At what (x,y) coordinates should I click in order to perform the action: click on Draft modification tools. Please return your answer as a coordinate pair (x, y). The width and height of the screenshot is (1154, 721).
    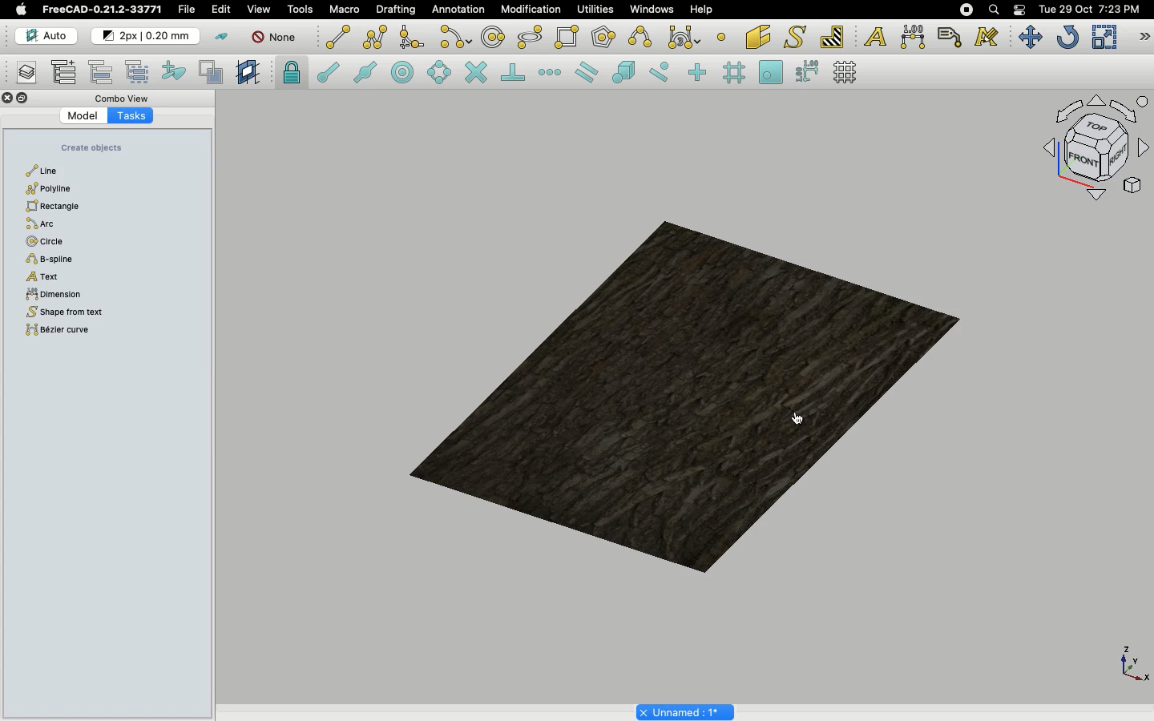
    Looking at the image, I should click on (1144, 37).